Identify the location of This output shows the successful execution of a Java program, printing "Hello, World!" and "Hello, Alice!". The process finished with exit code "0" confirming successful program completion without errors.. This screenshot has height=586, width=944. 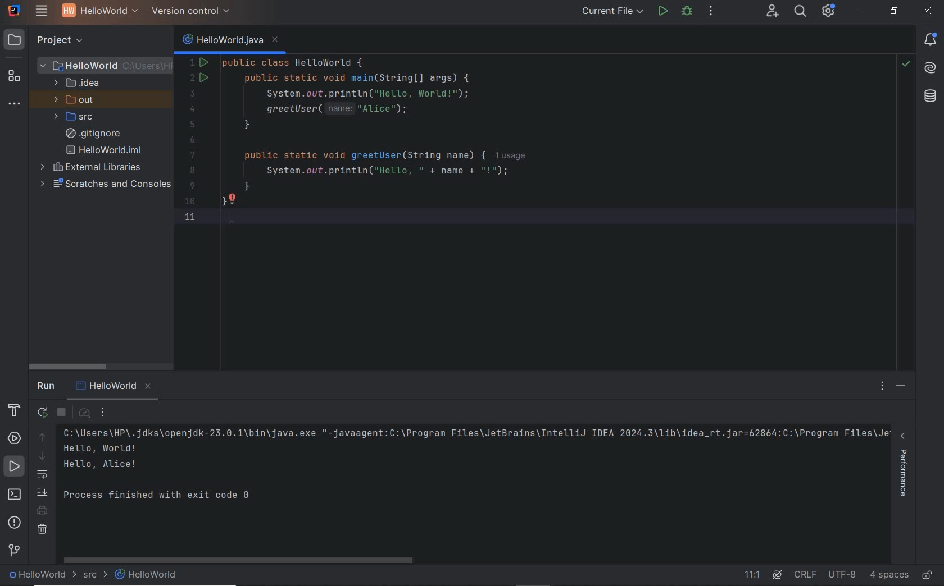
(473, 469).